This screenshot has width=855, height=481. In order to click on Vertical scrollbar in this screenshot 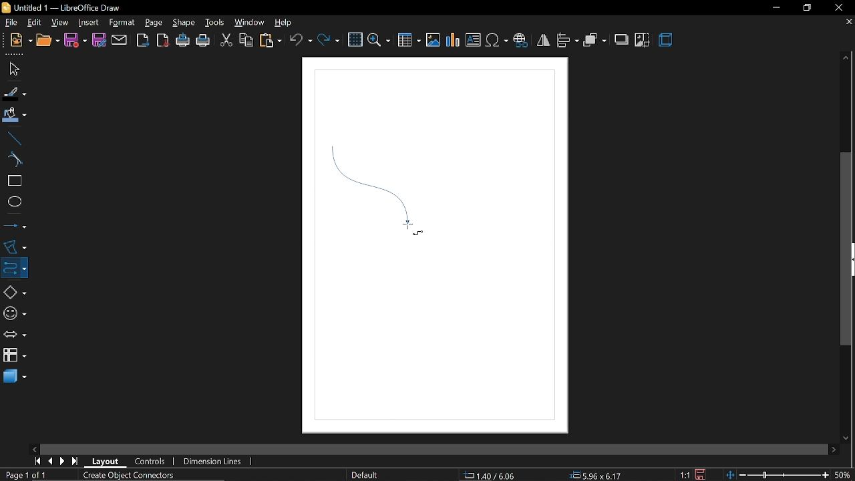, I will do `click(846, 250)`.